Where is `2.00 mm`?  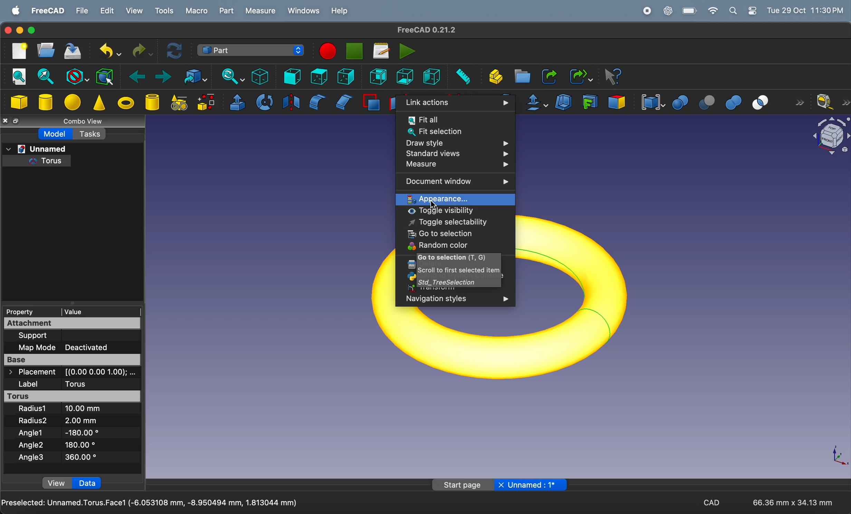
2.00 mm is located at coordinates (81, 421).